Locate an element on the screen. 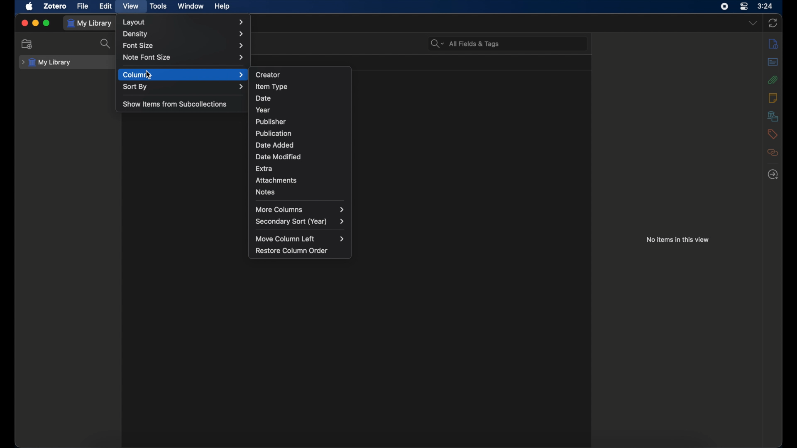 This screenshot has width=797, height=448. help is located at coordinates (222, 7).